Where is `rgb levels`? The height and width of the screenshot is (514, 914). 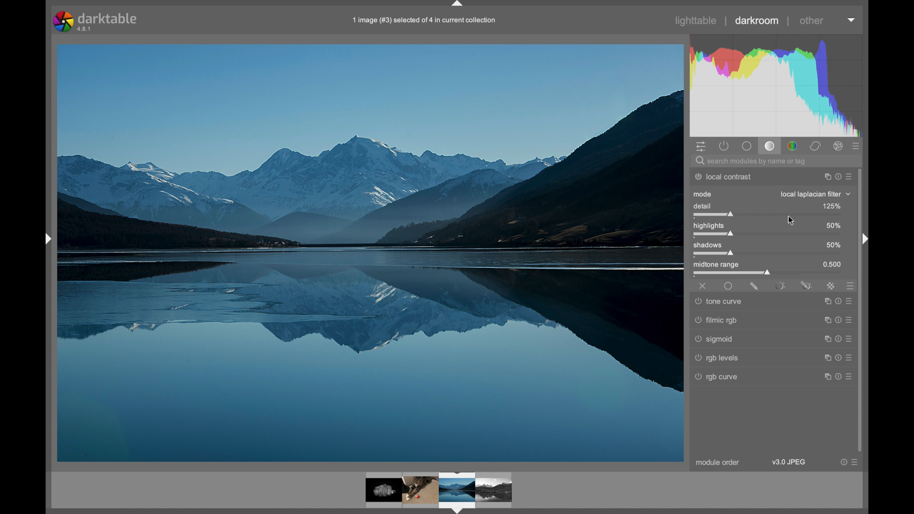 rgb levels is located at coordinates (716, 357).